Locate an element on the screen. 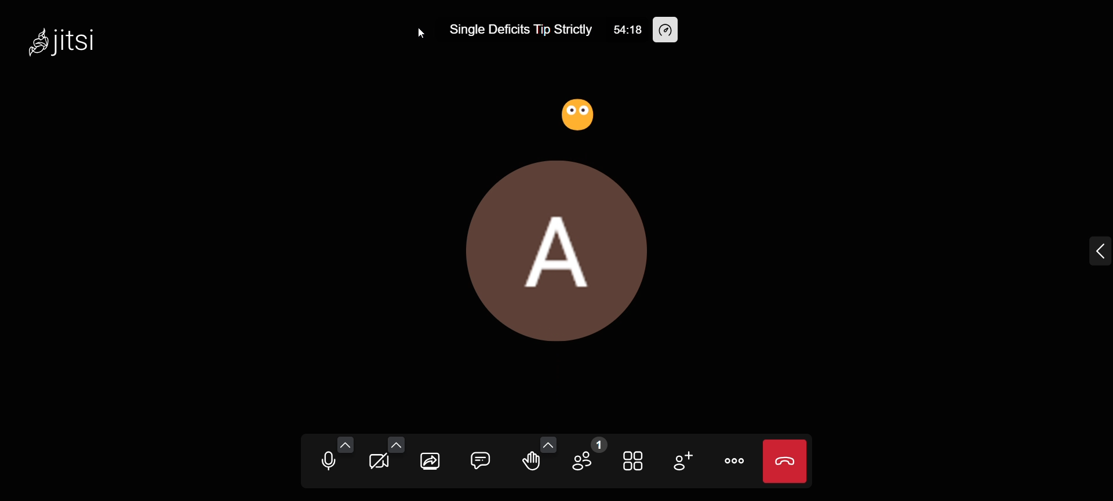 This screenshot has height=501, width=1113. microphone is located at coordinates (321, 464).